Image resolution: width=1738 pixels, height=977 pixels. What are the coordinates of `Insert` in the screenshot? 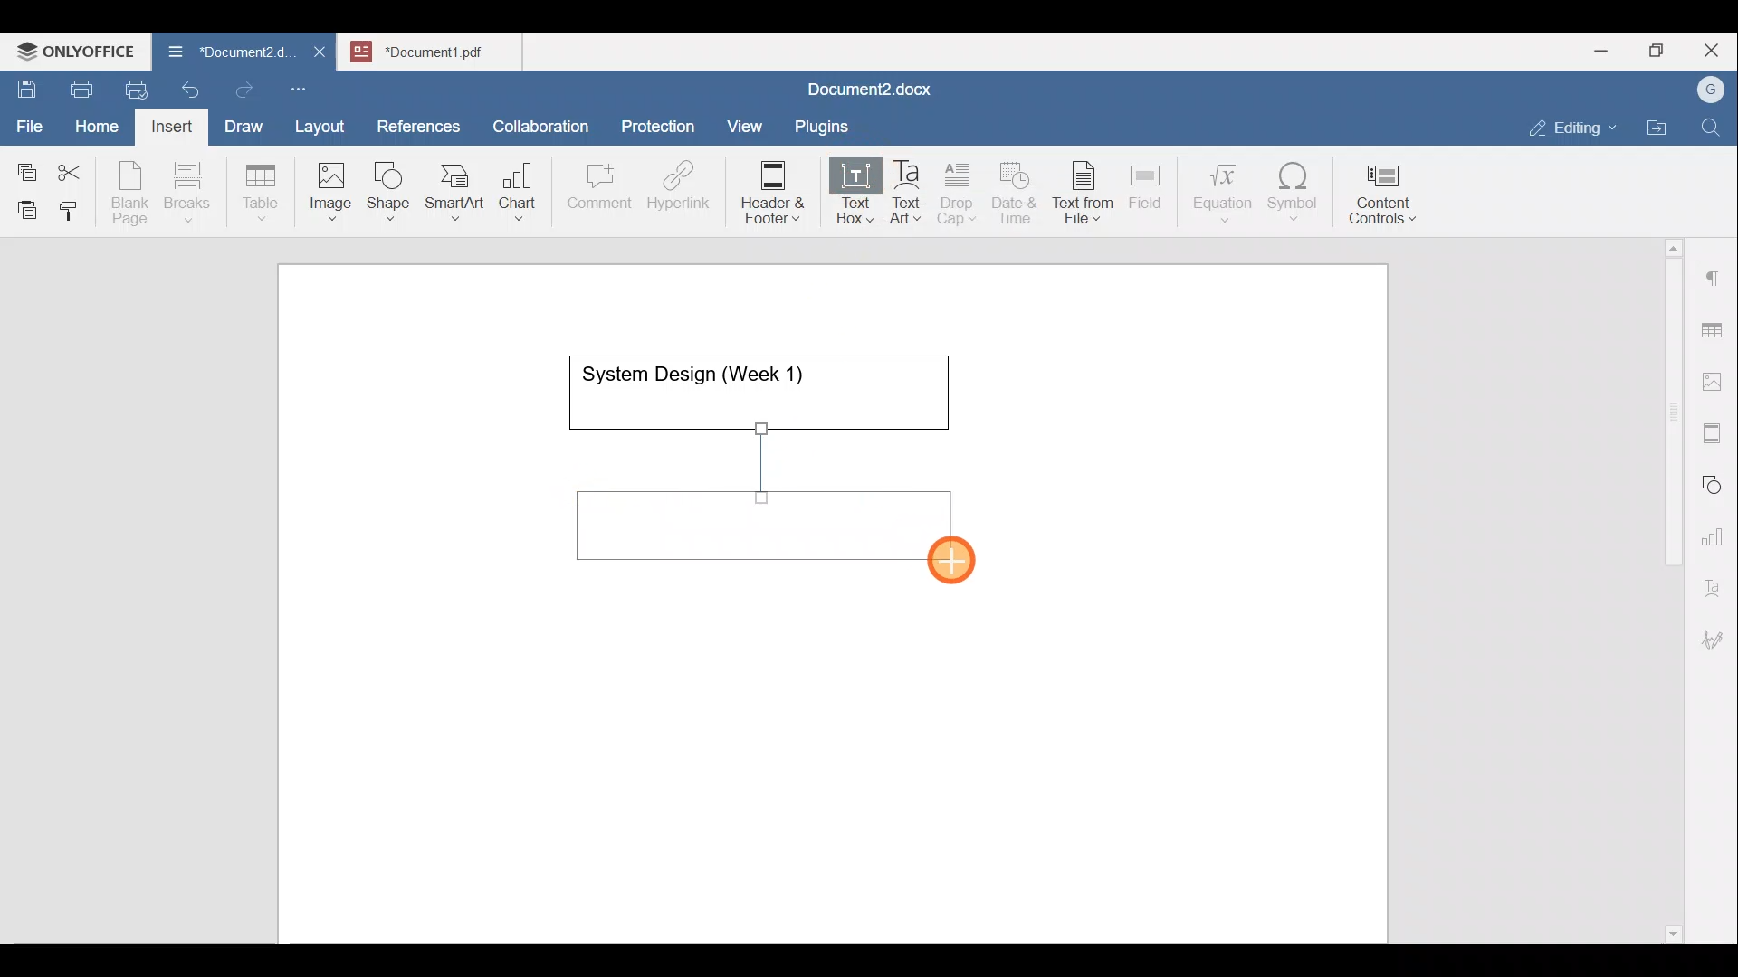 It's located at (167, 123).